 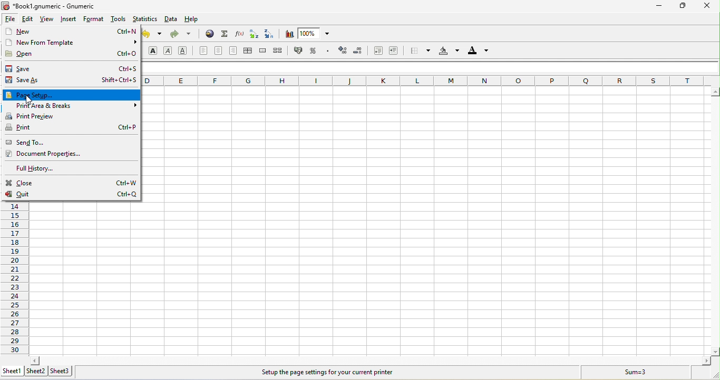 I want to click on insert, so click(x=68, y=19).